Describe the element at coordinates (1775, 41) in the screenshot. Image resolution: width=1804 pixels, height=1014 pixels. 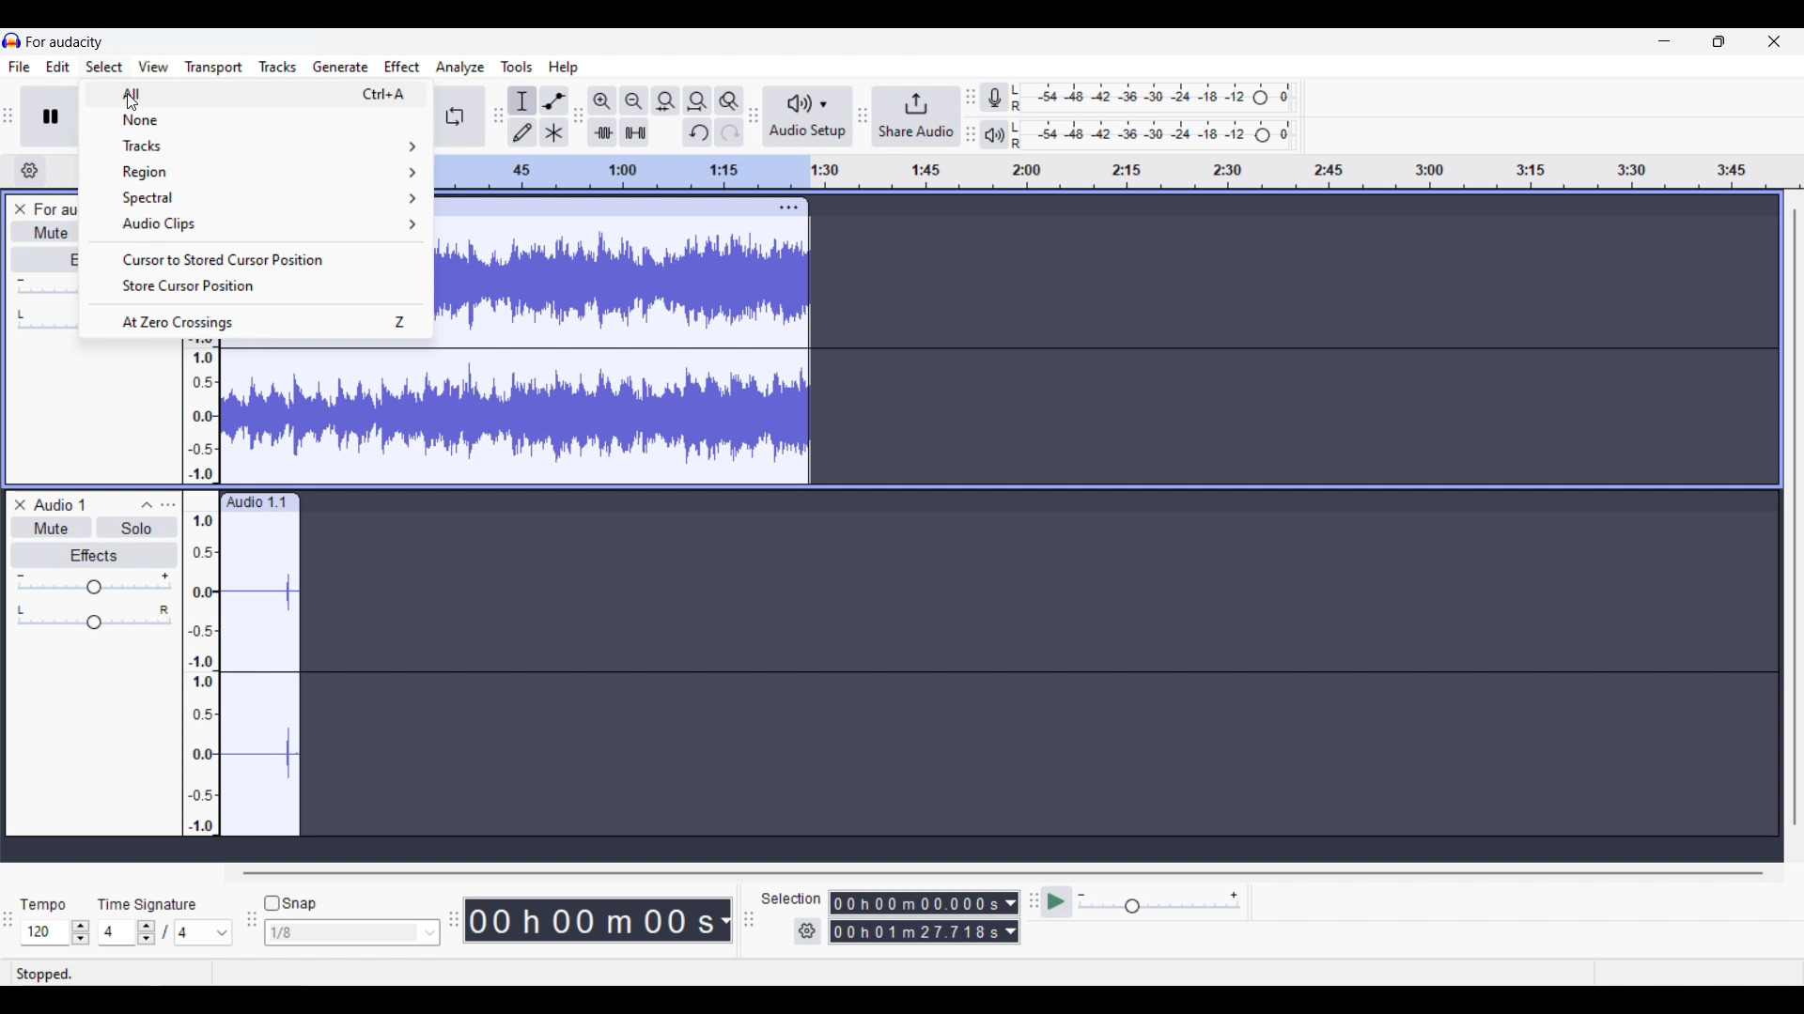
I see `Close interface` at that location.